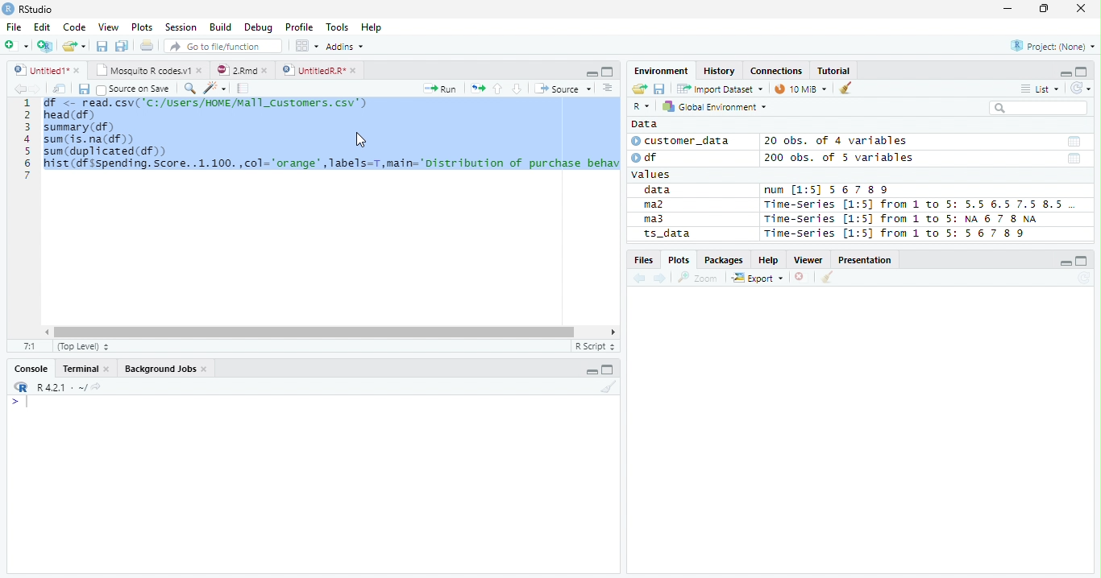 Image resolution: width=1101 pixels, height=578 pixels. Describe the element at coordinates (661, 279) in the screenshot. I see `Next` at that location.